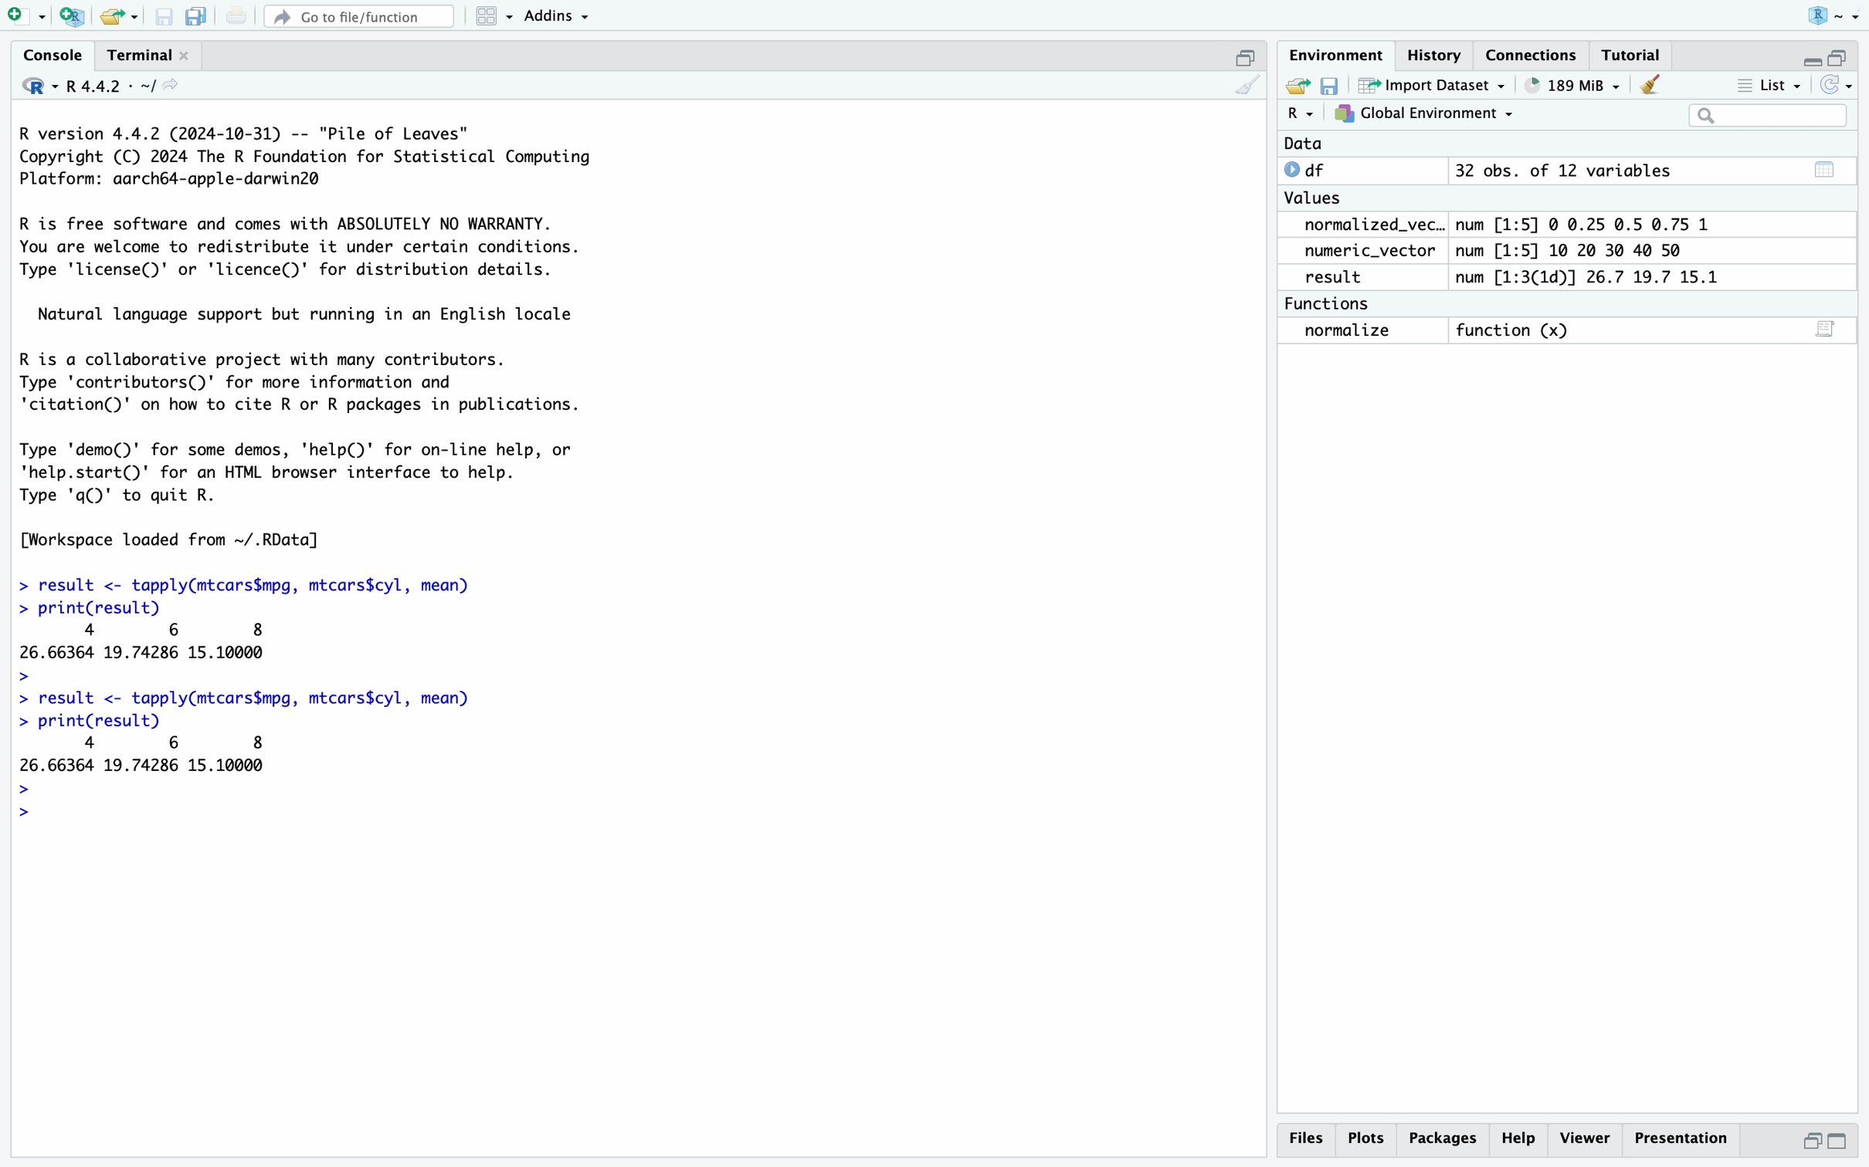  Describe the element at coordinates (1651, 86) in the screenshot. I see `Clear` at that location.